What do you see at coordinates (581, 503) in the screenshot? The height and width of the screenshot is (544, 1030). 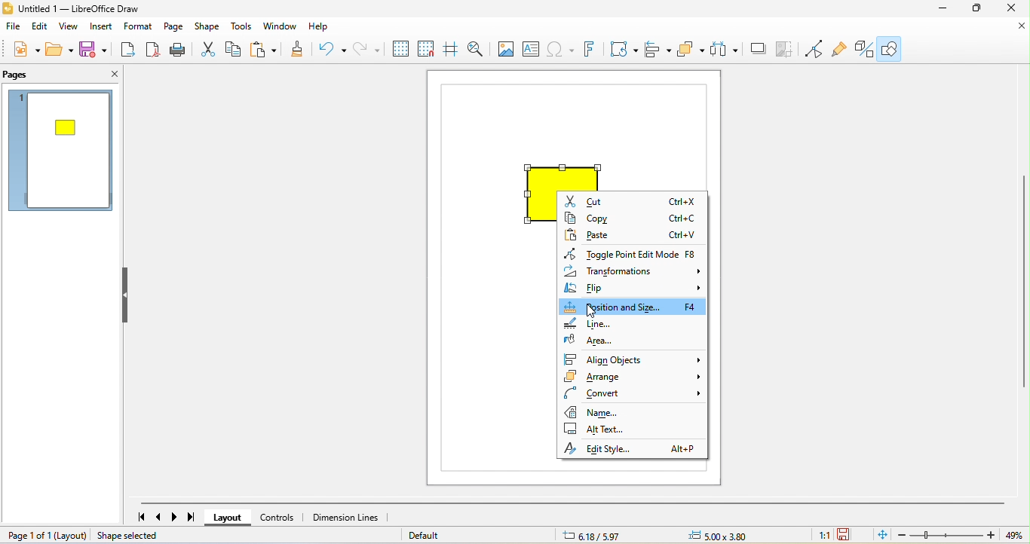 I see `horizontal scroll bar` at bounding box center [581, 503].